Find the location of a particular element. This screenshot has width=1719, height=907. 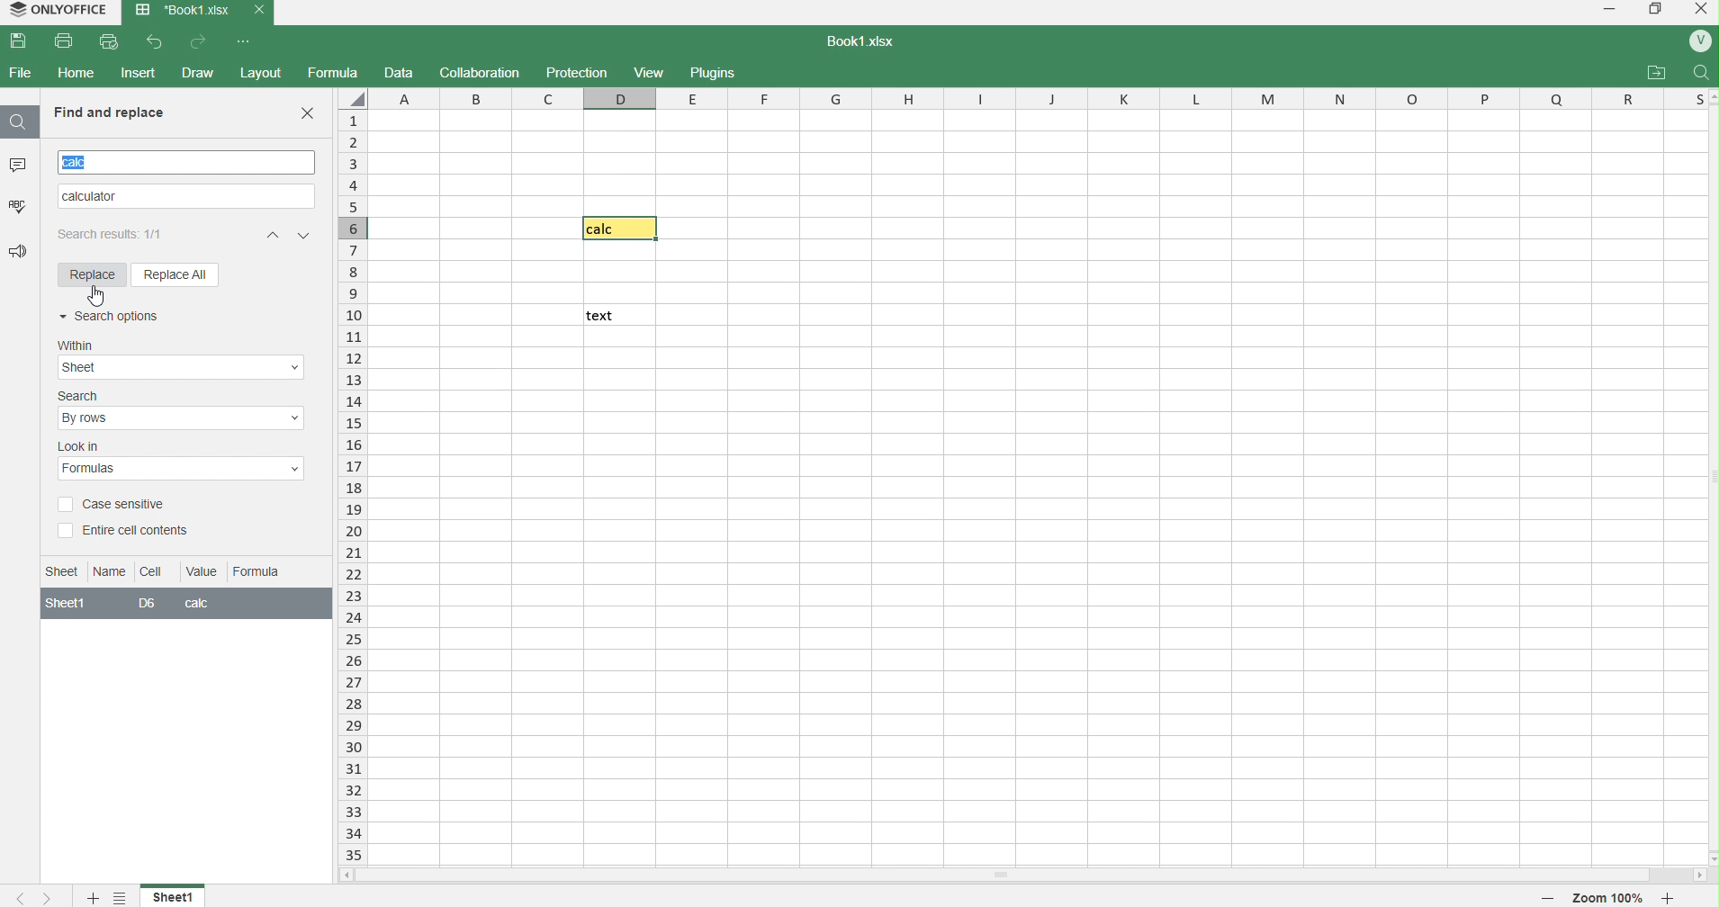

 zoom 100% is located at coordinates (1604, 897).